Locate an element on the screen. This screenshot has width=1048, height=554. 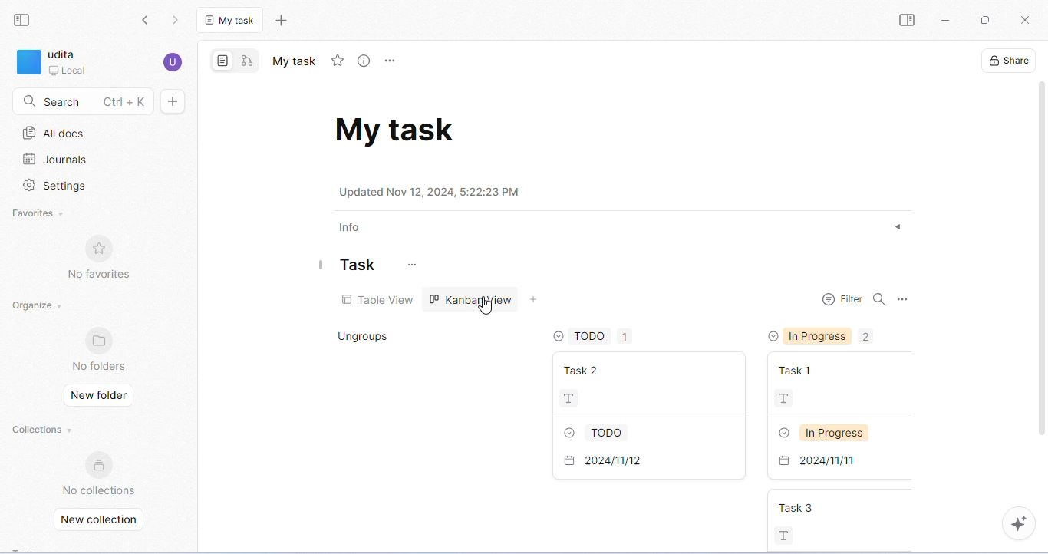
cursor movement is located at coordinates (490, 305).